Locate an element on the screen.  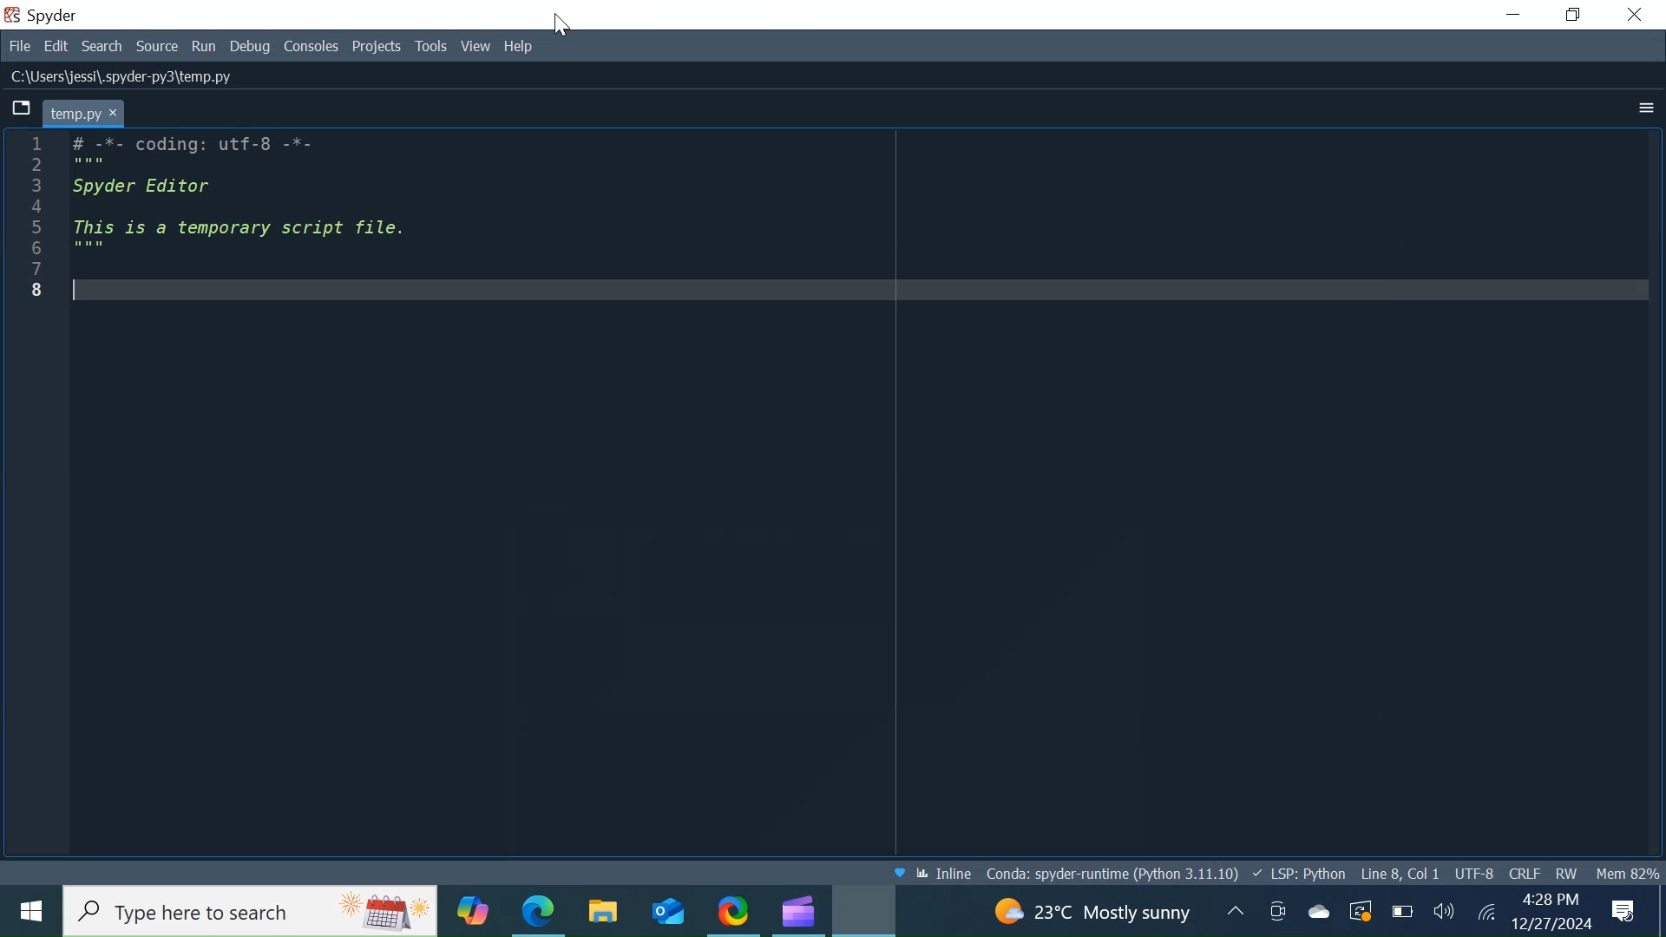
Cursor Position is located at coordinates (1398, 875).